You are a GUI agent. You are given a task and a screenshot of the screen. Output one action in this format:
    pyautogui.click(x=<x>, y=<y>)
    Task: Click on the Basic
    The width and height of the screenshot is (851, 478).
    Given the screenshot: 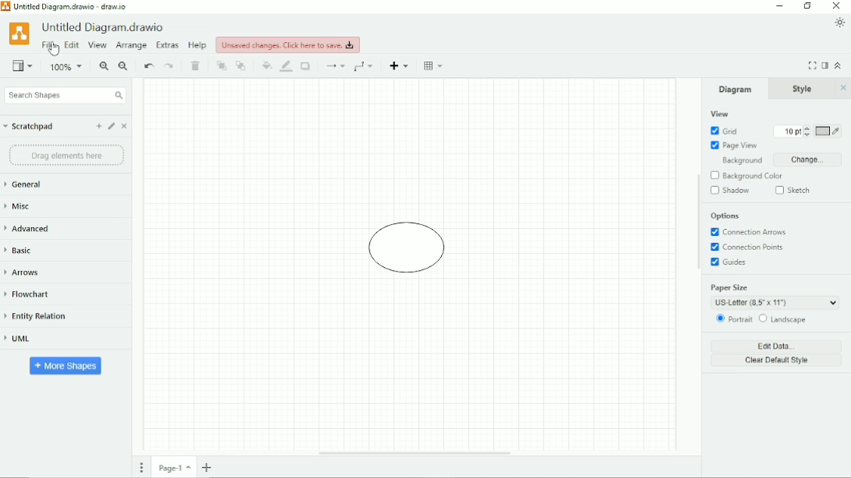 What is the action you would take?
    pyautogui.click(x=23, y=250)
    